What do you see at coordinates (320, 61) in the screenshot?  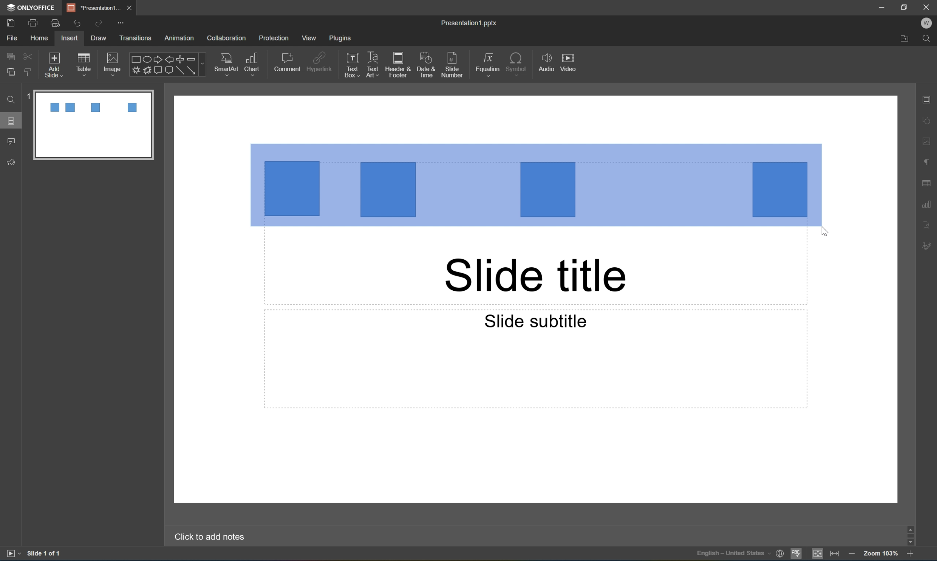 I see `hyperlink` at bounding box center [320, 61].